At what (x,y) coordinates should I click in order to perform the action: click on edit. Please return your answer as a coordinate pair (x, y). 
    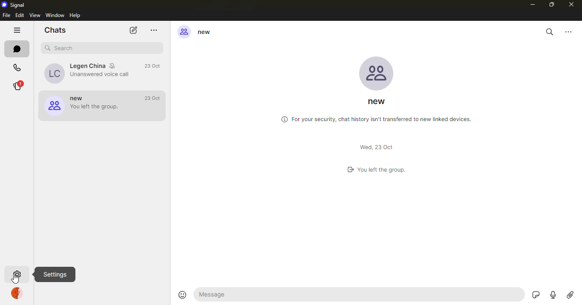
    Looking at the image, I should click on (19, 15).